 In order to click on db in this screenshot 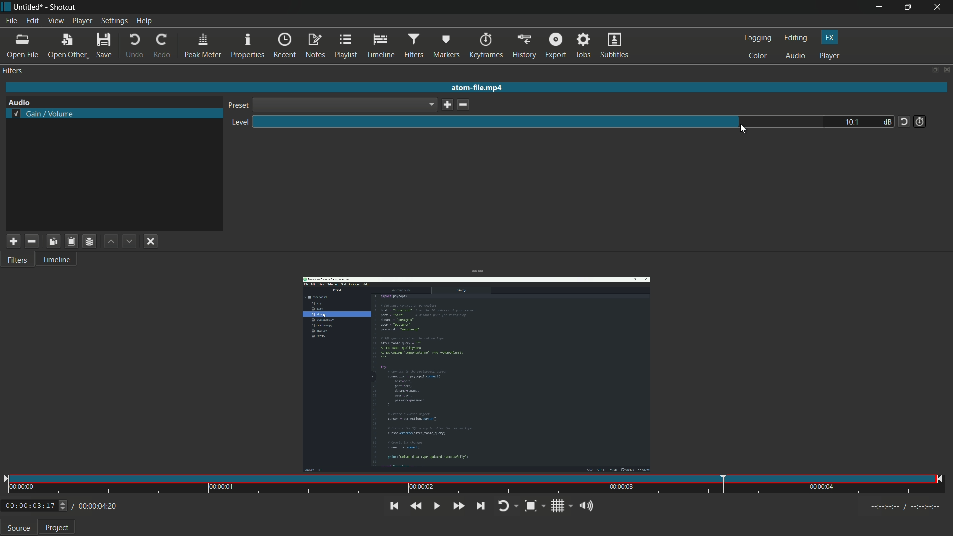, I will do `click(886, 122)`.